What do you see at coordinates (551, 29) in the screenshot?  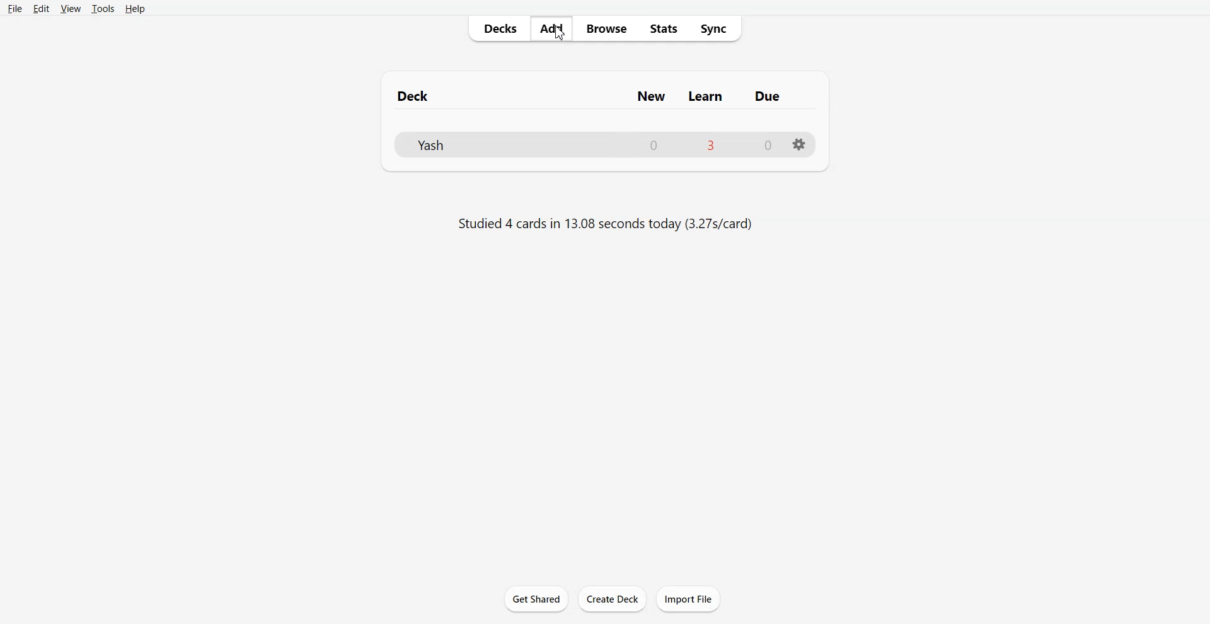 I see `Add` at bounding box center [551, 29].